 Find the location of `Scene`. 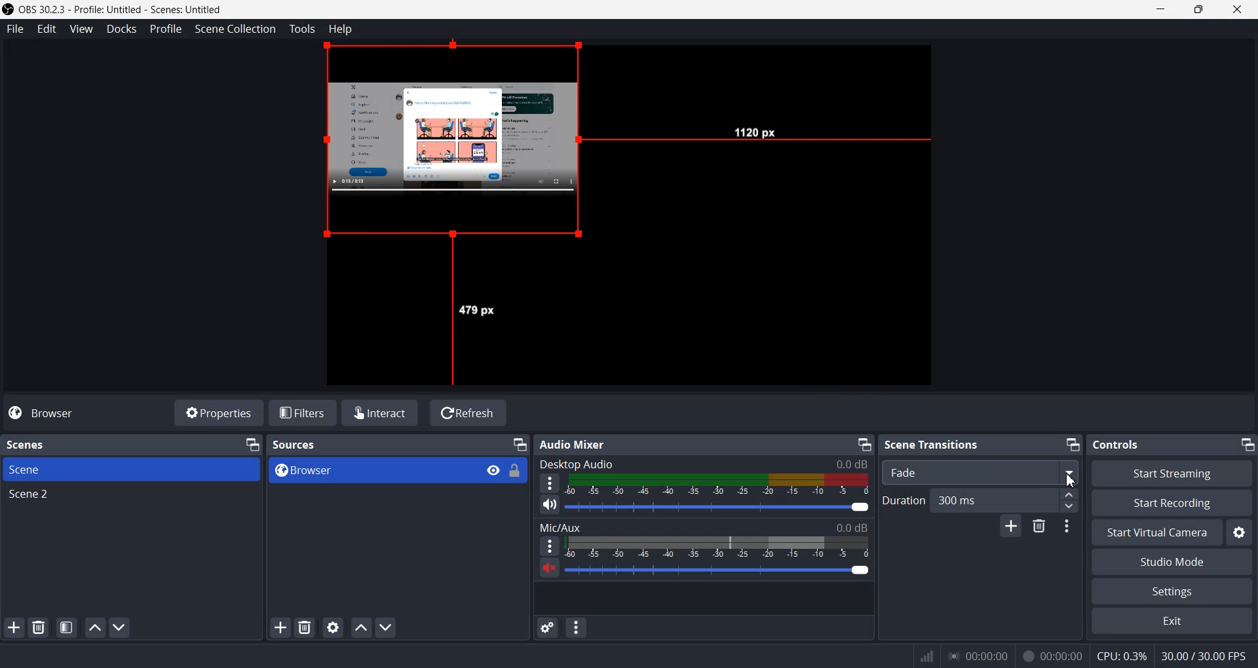

Scene is located at coordinates (130, 469).